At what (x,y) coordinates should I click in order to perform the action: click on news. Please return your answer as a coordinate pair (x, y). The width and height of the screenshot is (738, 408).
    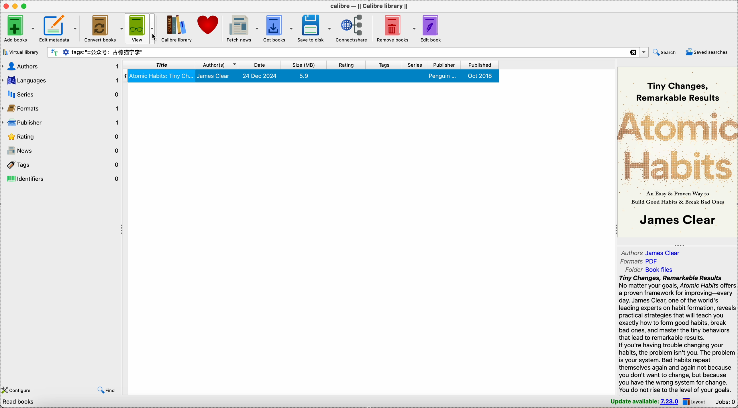
    Looking at the image, I should click on (61, 151).